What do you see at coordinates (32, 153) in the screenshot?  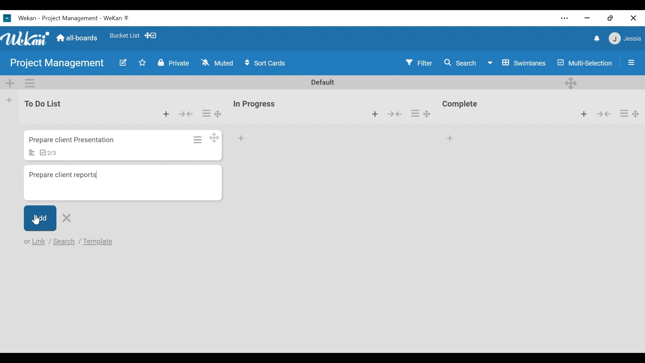 I see `Card description` at bounding box center [32, 153].